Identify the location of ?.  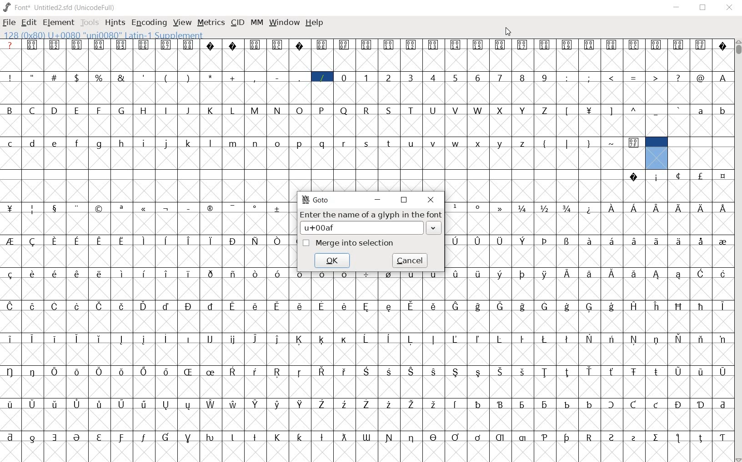
(677, 77).